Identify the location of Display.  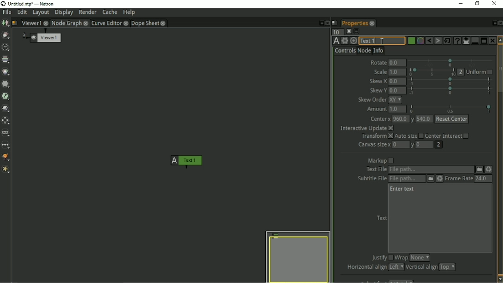
(64, 12).